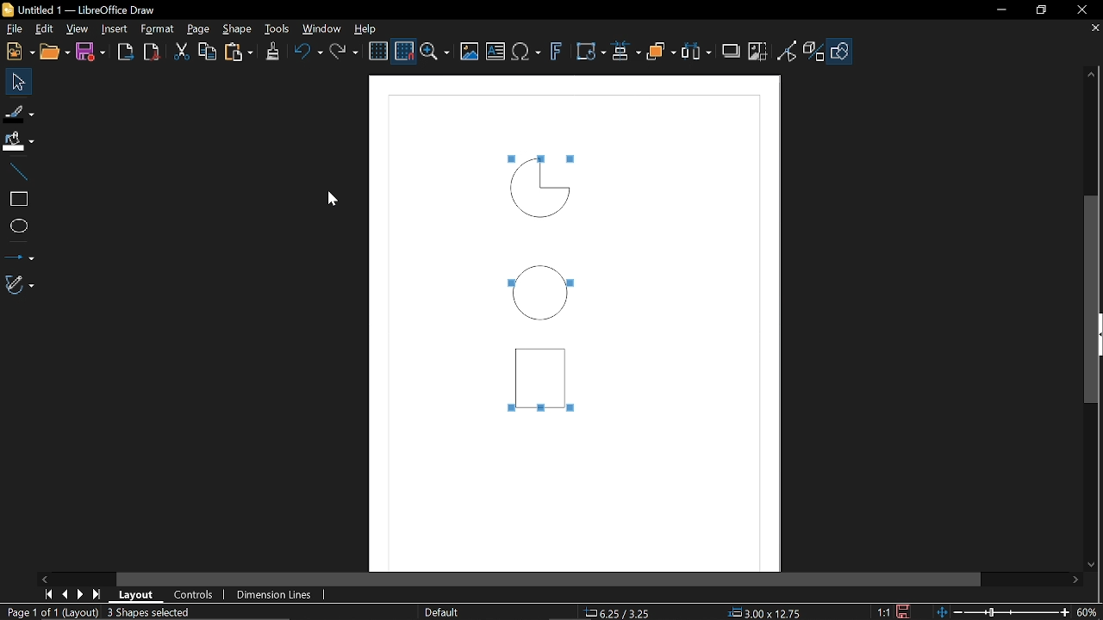  Describe the element at coordinates (550, 577) in the screenshot. I see `Horizontal scrollbar` at that location.